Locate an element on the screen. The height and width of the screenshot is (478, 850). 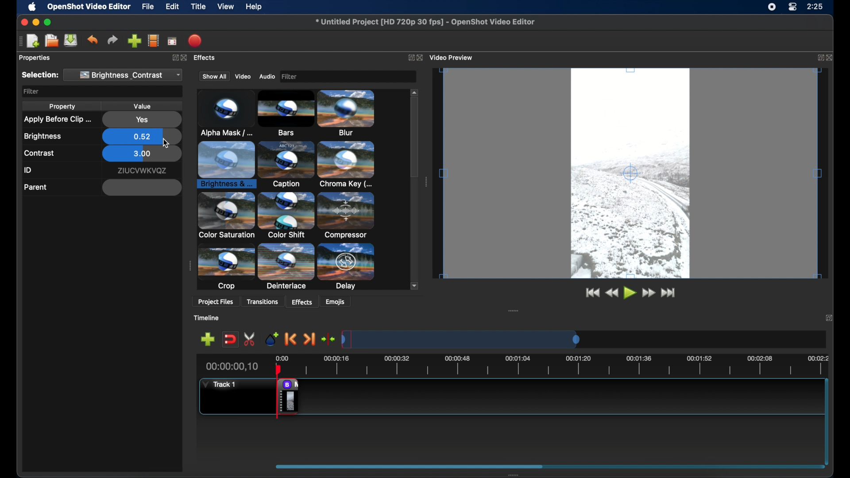
maximize is located at coordinates (49, 22).